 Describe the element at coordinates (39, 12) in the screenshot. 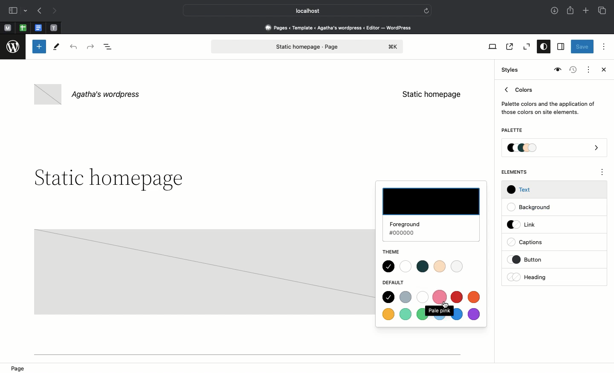

I see `Previous page` at that location.